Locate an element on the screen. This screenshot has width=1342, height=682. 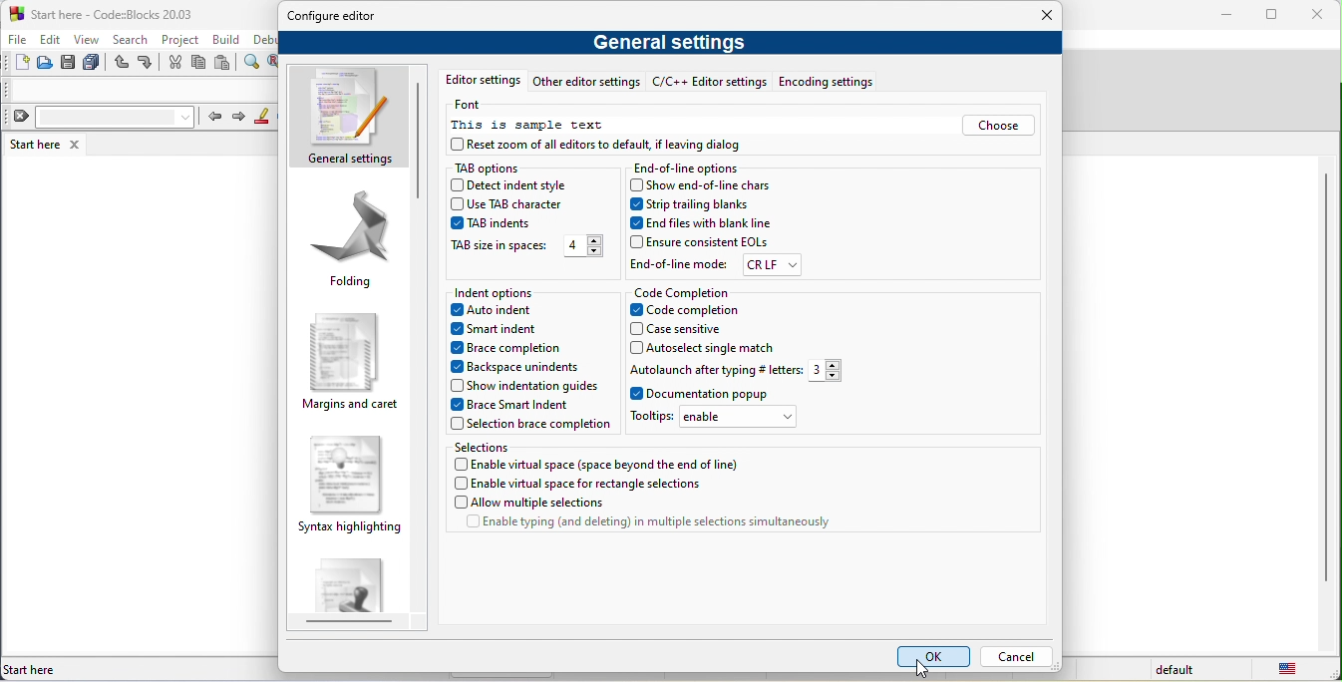
find is located at coordinates (253, 67).